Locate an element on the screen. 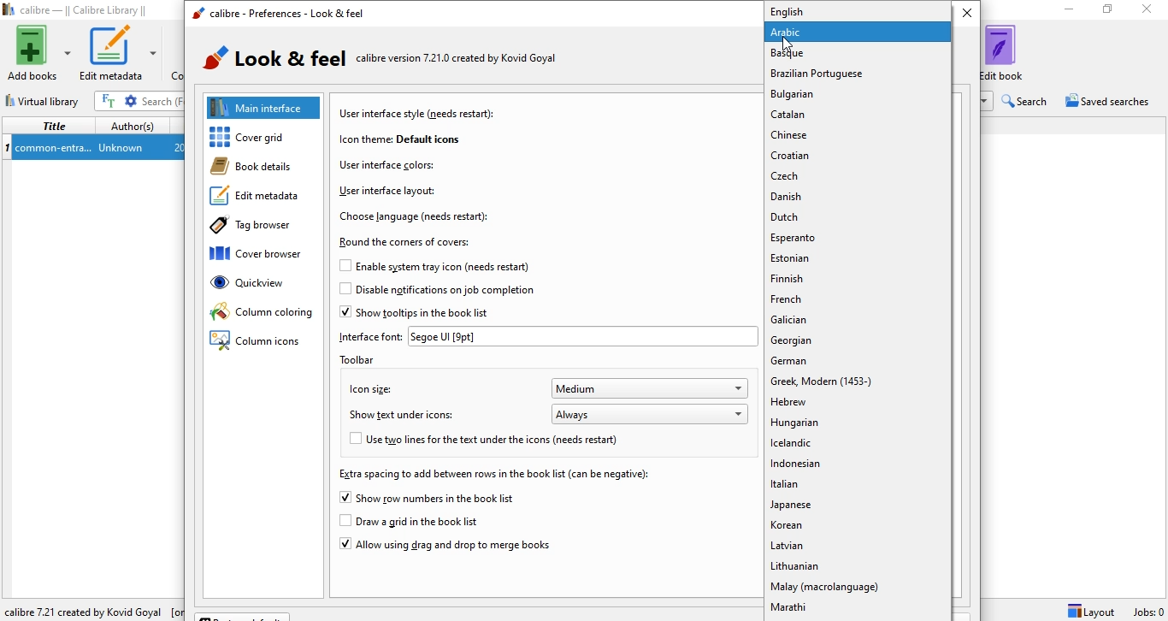  french is located at coordinates (857, 299).